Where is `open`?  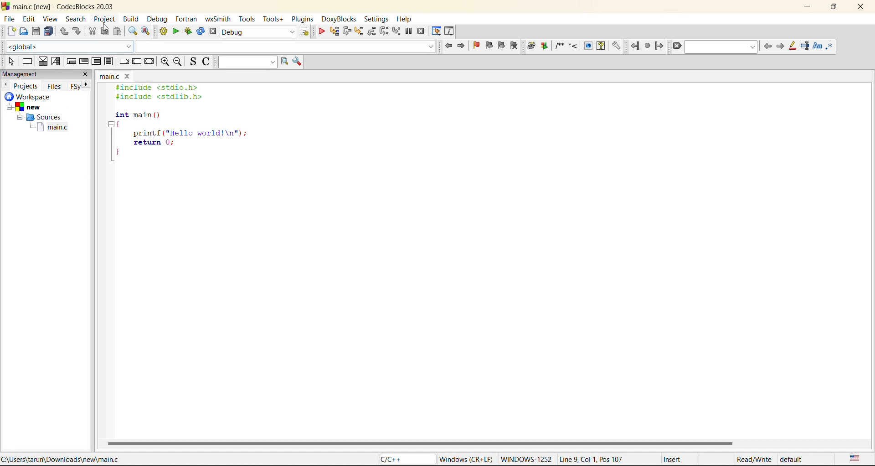
open is located at coordinates (24, 31).